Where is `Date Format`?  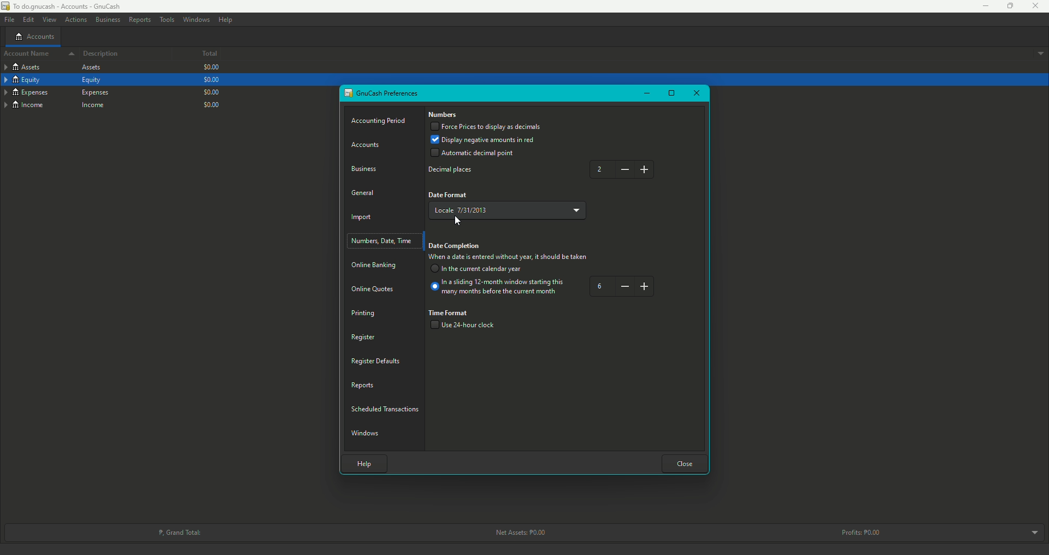 Date Format is located at coordinates (449, 195).